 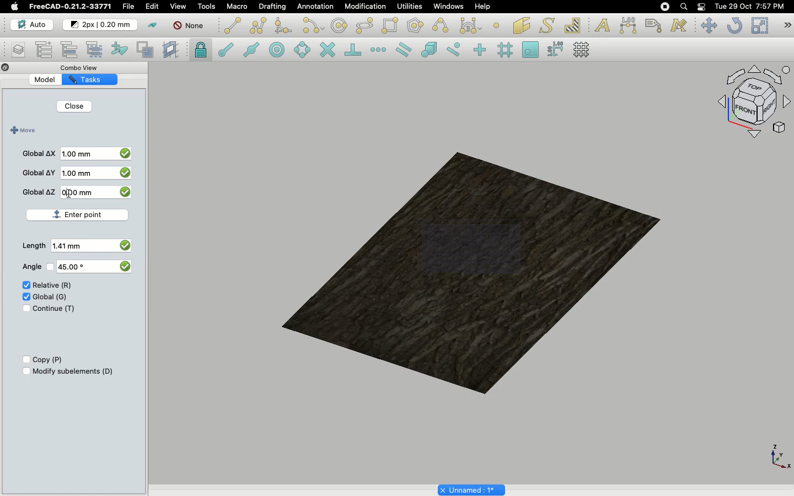 I want to click on Collapse, so click(x=16, y=68).